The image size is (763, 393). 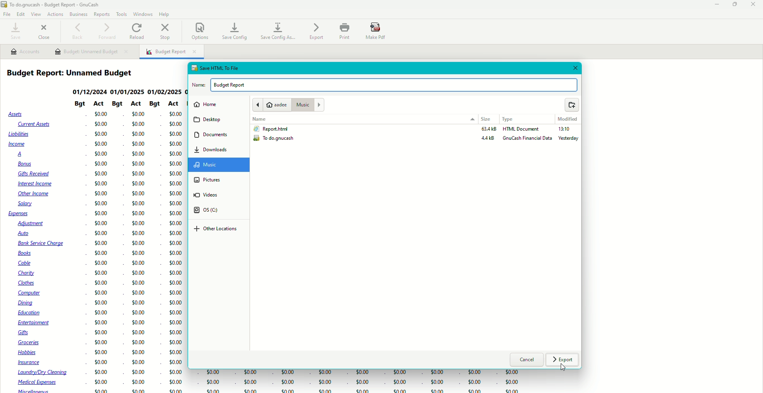 What do you see at coordinates (211, 149) in the screenshot?
I see `Downloads` at bounding box center [211, 149].